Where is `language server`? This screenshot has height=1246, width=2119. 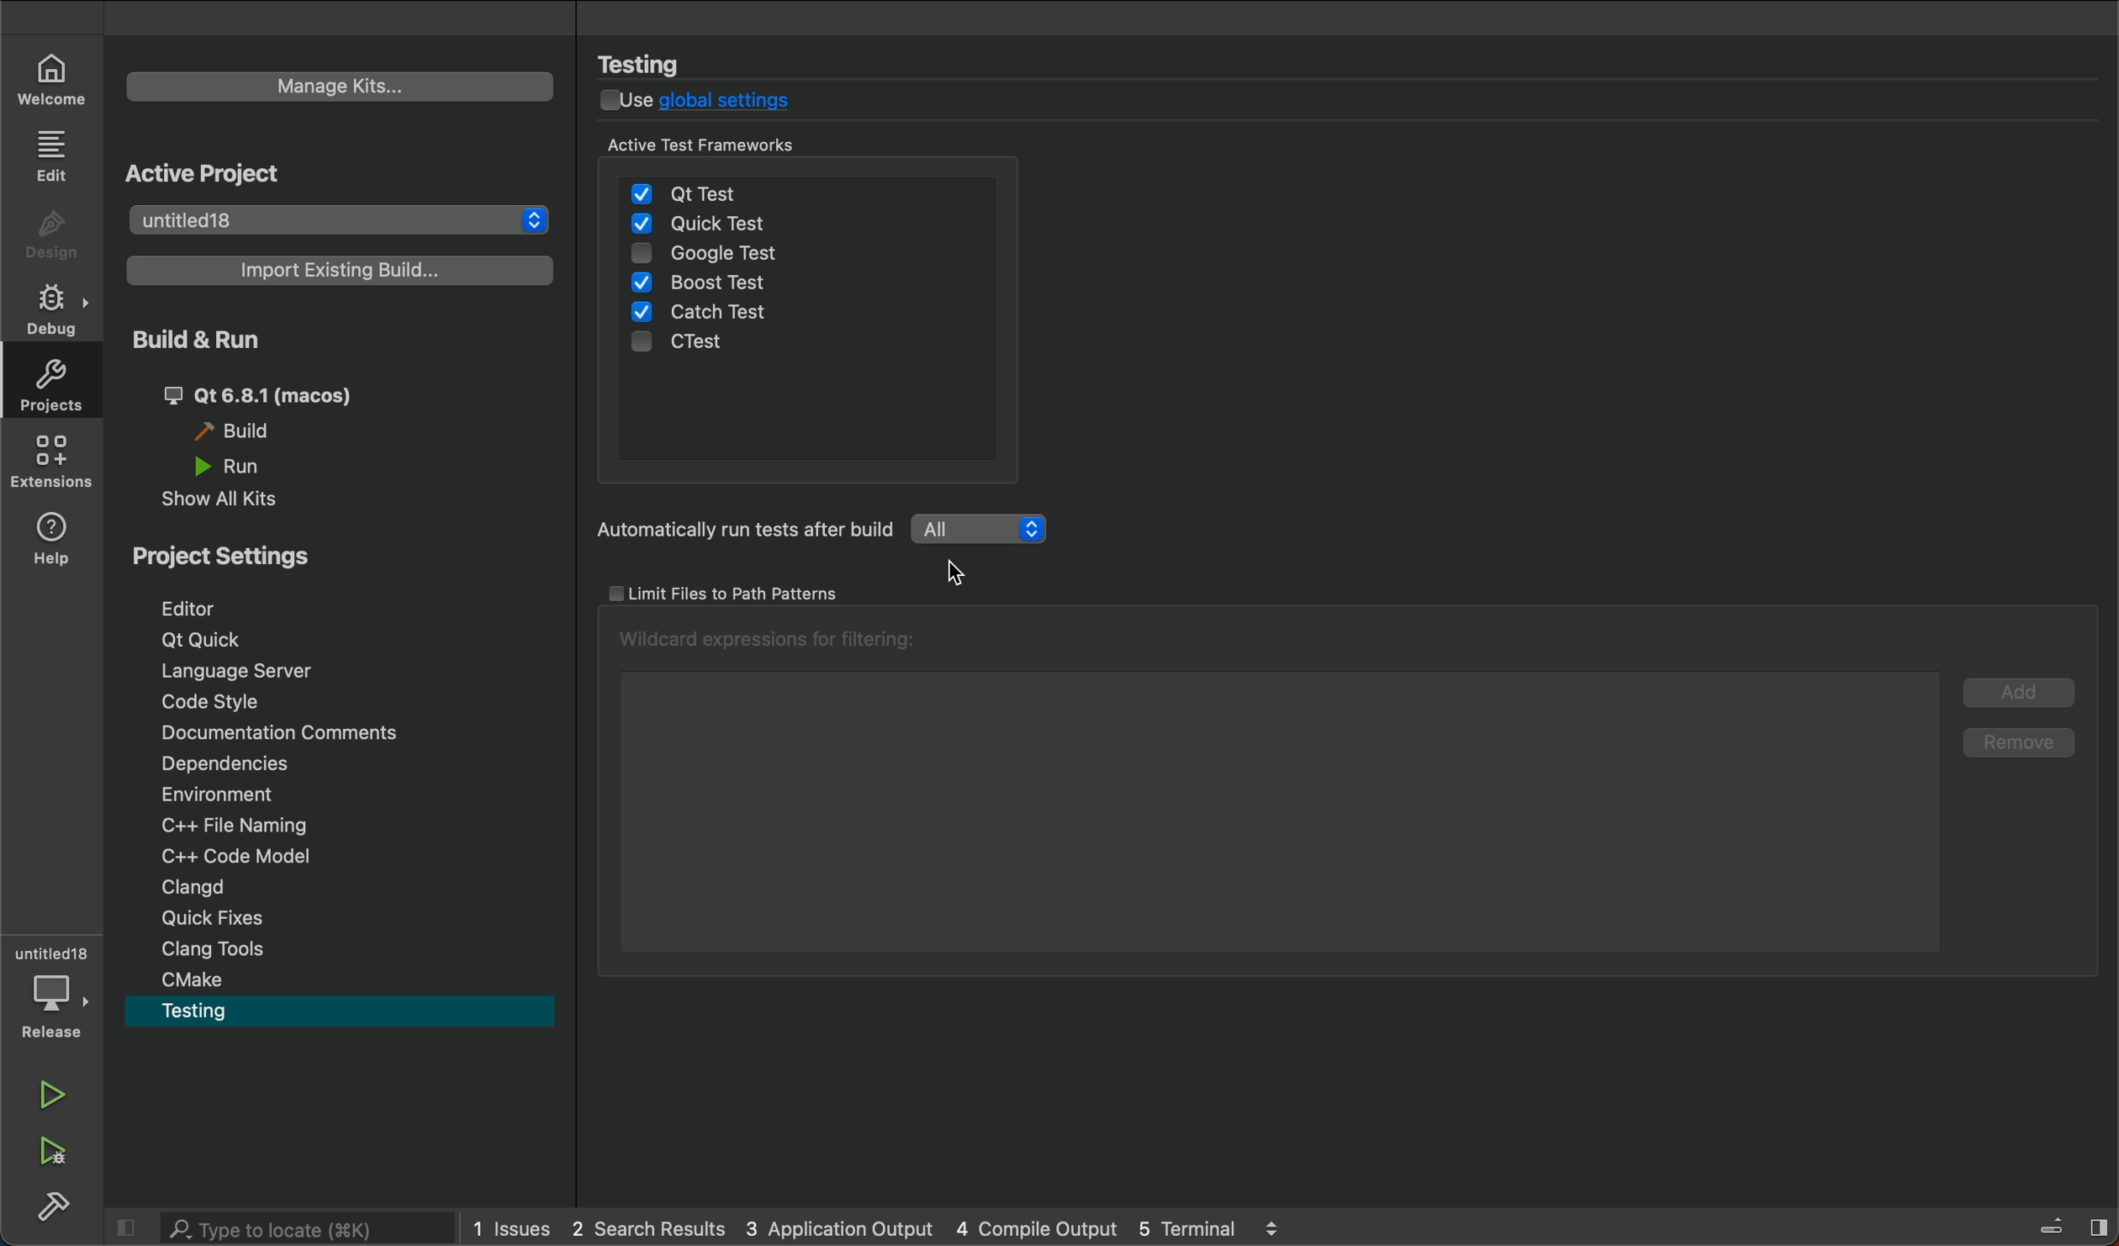 language server is located at coordinates (243, 673).